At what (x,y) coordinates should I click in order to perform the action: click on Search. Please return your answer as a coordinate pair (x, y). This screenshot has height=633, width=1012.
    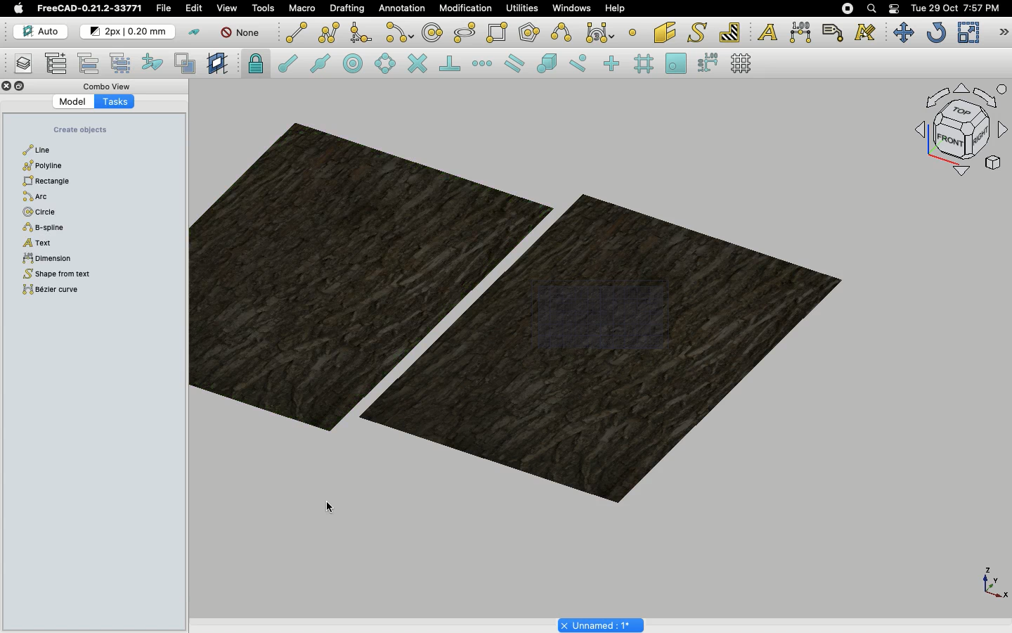
    Looking at the image, I should click on (871, 8).